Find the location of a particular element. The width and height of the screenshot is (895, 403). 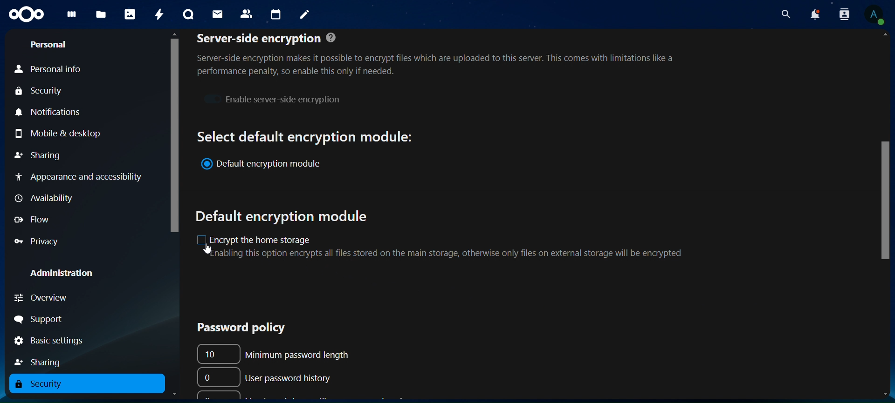

files is located at coordinates (101, 15).